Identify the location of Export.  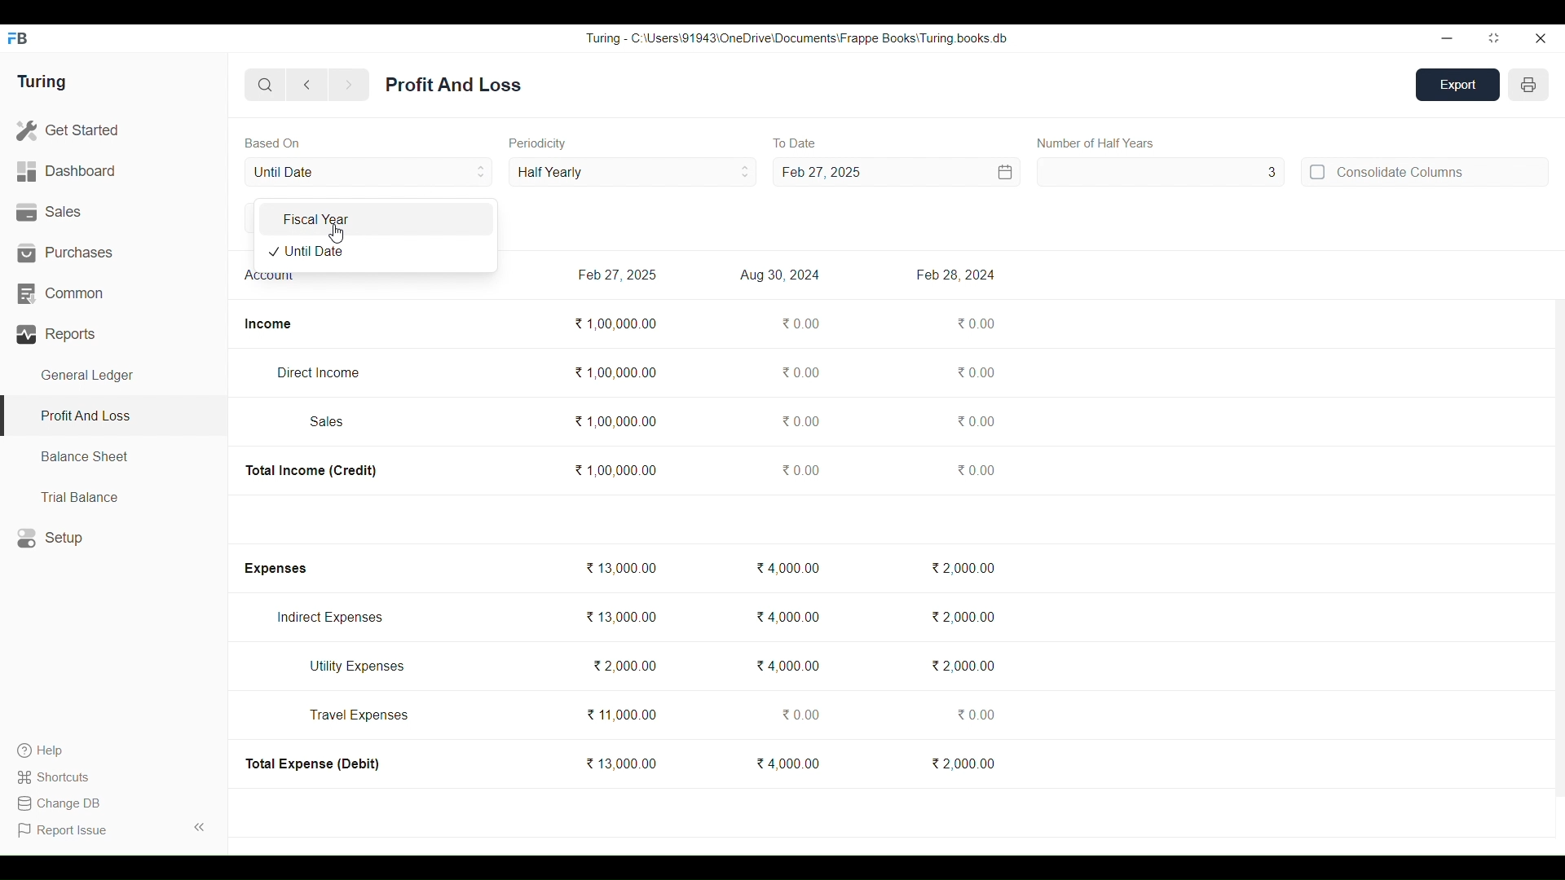
(1458, 85).